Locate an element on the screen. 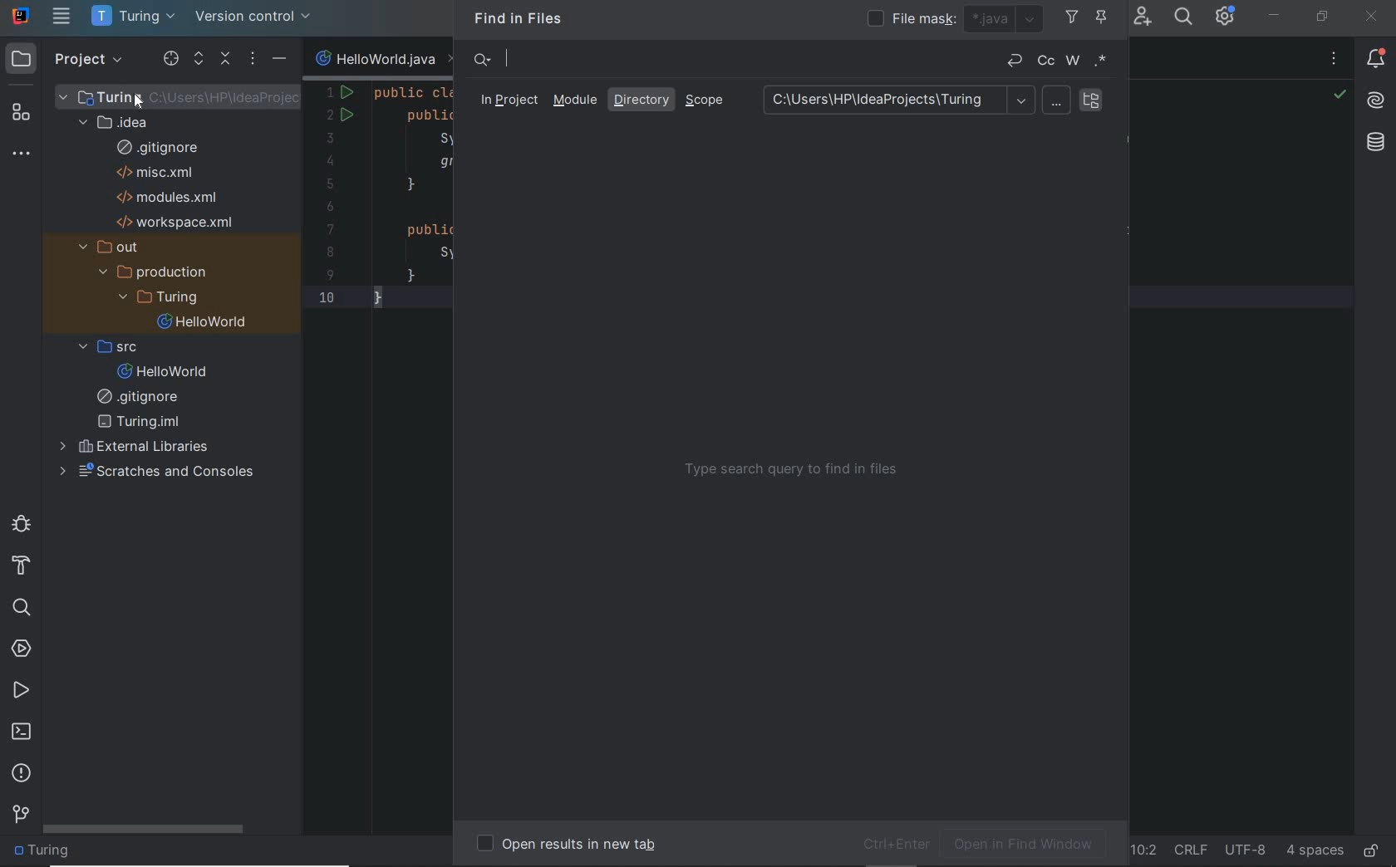 Image resolution: width=1396 pixels, height=867 pixels. directory is located at coordinates (643, 98).